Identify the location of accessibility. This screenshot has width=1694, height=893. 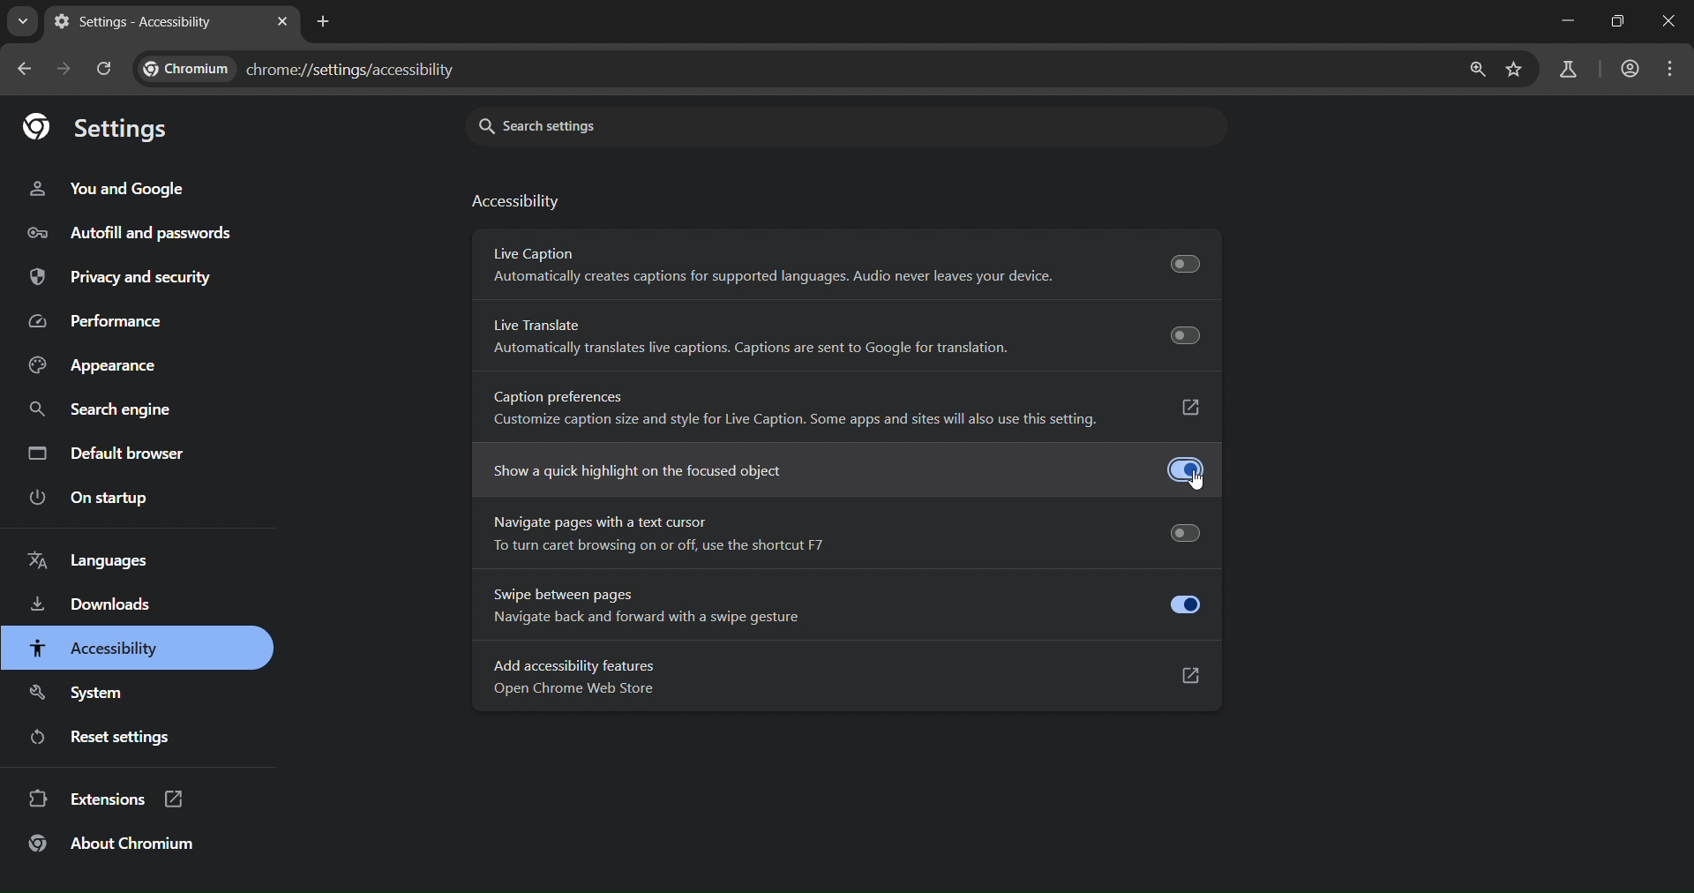
(518, 199).